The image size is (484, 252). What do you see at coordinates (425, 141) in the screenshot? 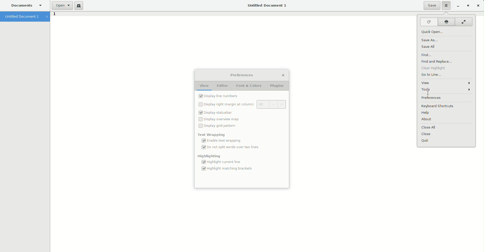
I see `Quit` at bounding box center [425, 141].